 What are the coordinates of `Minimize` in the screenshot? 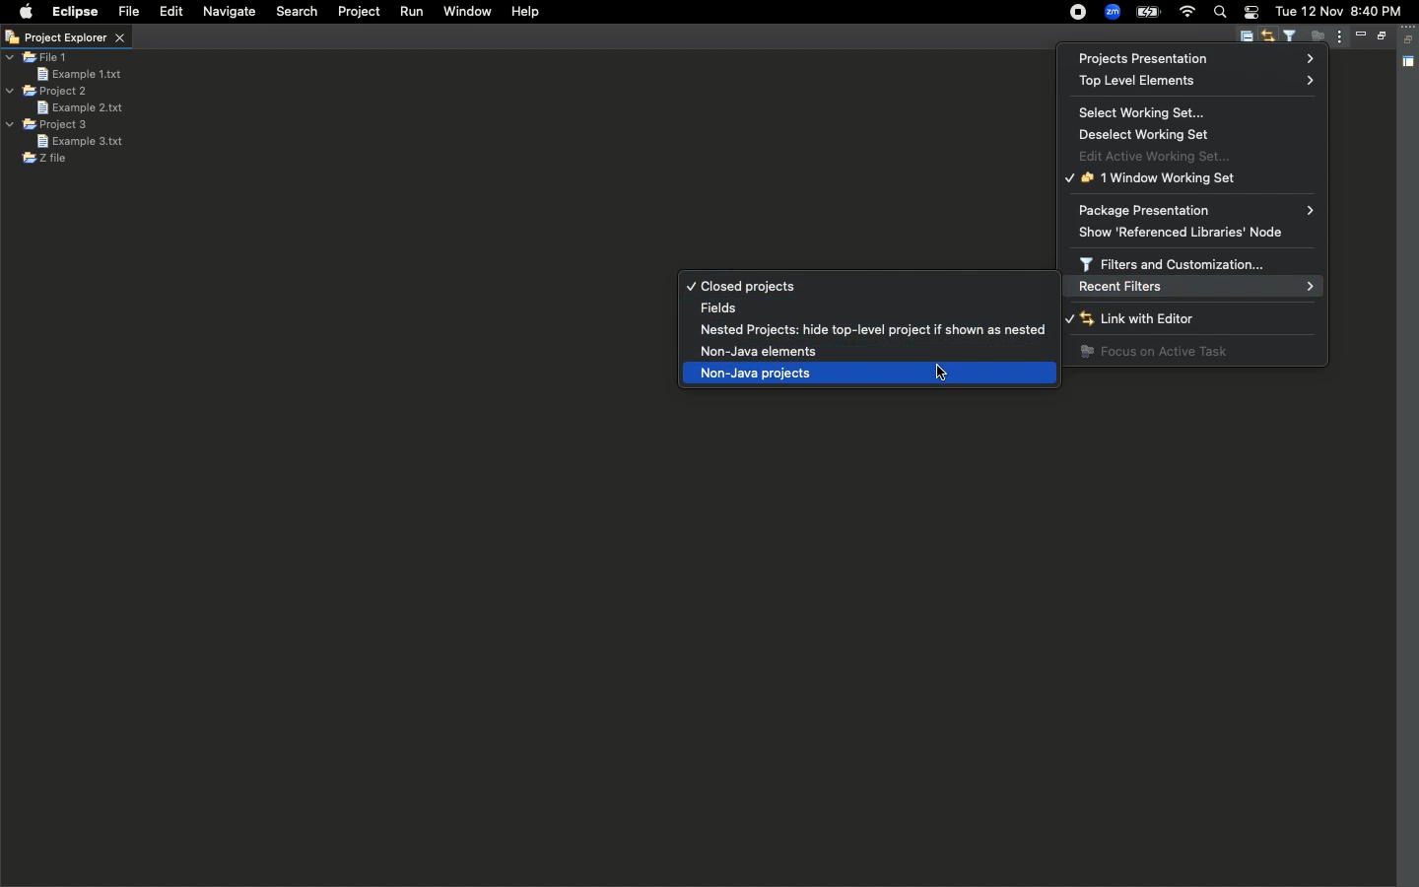 It's located at (1360, 34).